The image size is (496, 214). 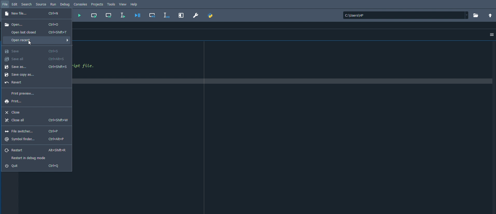 I want to click on Debug file, so click(x=138, y=15).